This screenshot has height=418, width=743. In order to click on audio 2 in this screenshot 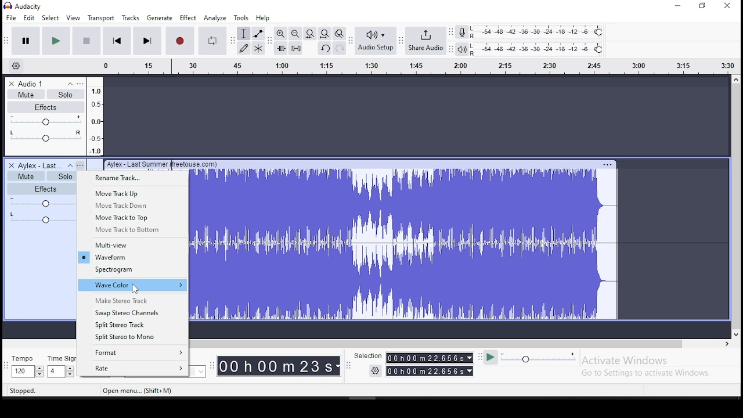, I will do `click(39, 165)`.